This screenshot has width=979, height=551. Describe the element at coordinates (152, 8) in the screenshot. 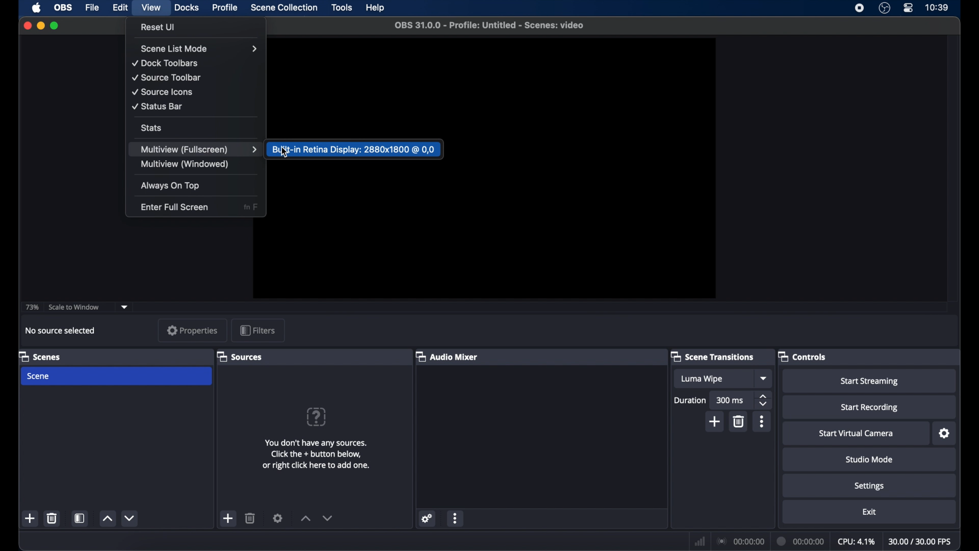

I see `view` at that location.